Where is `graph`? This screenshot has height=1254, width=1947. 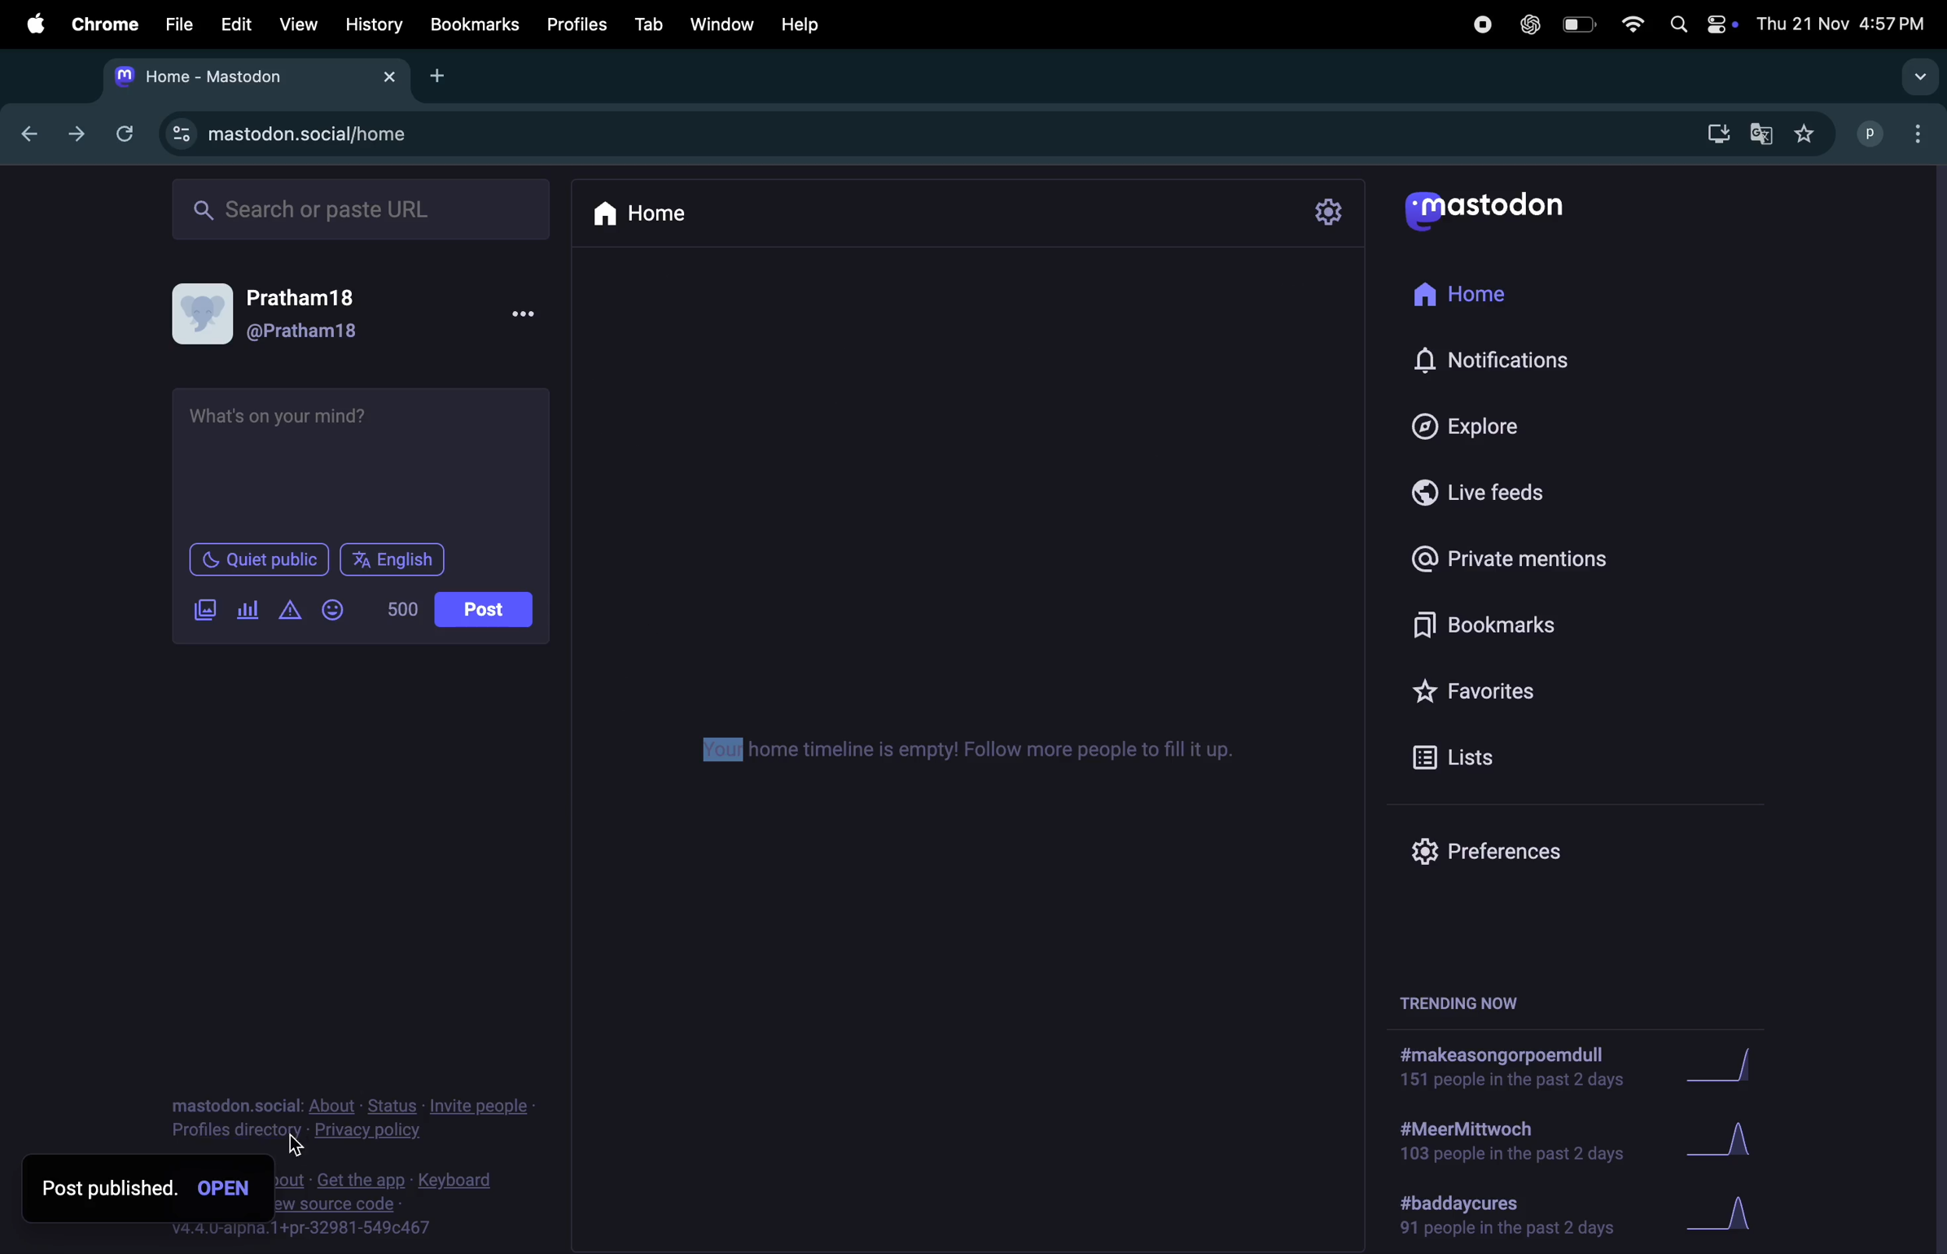
graph is located at coordinates (1729, 1068).